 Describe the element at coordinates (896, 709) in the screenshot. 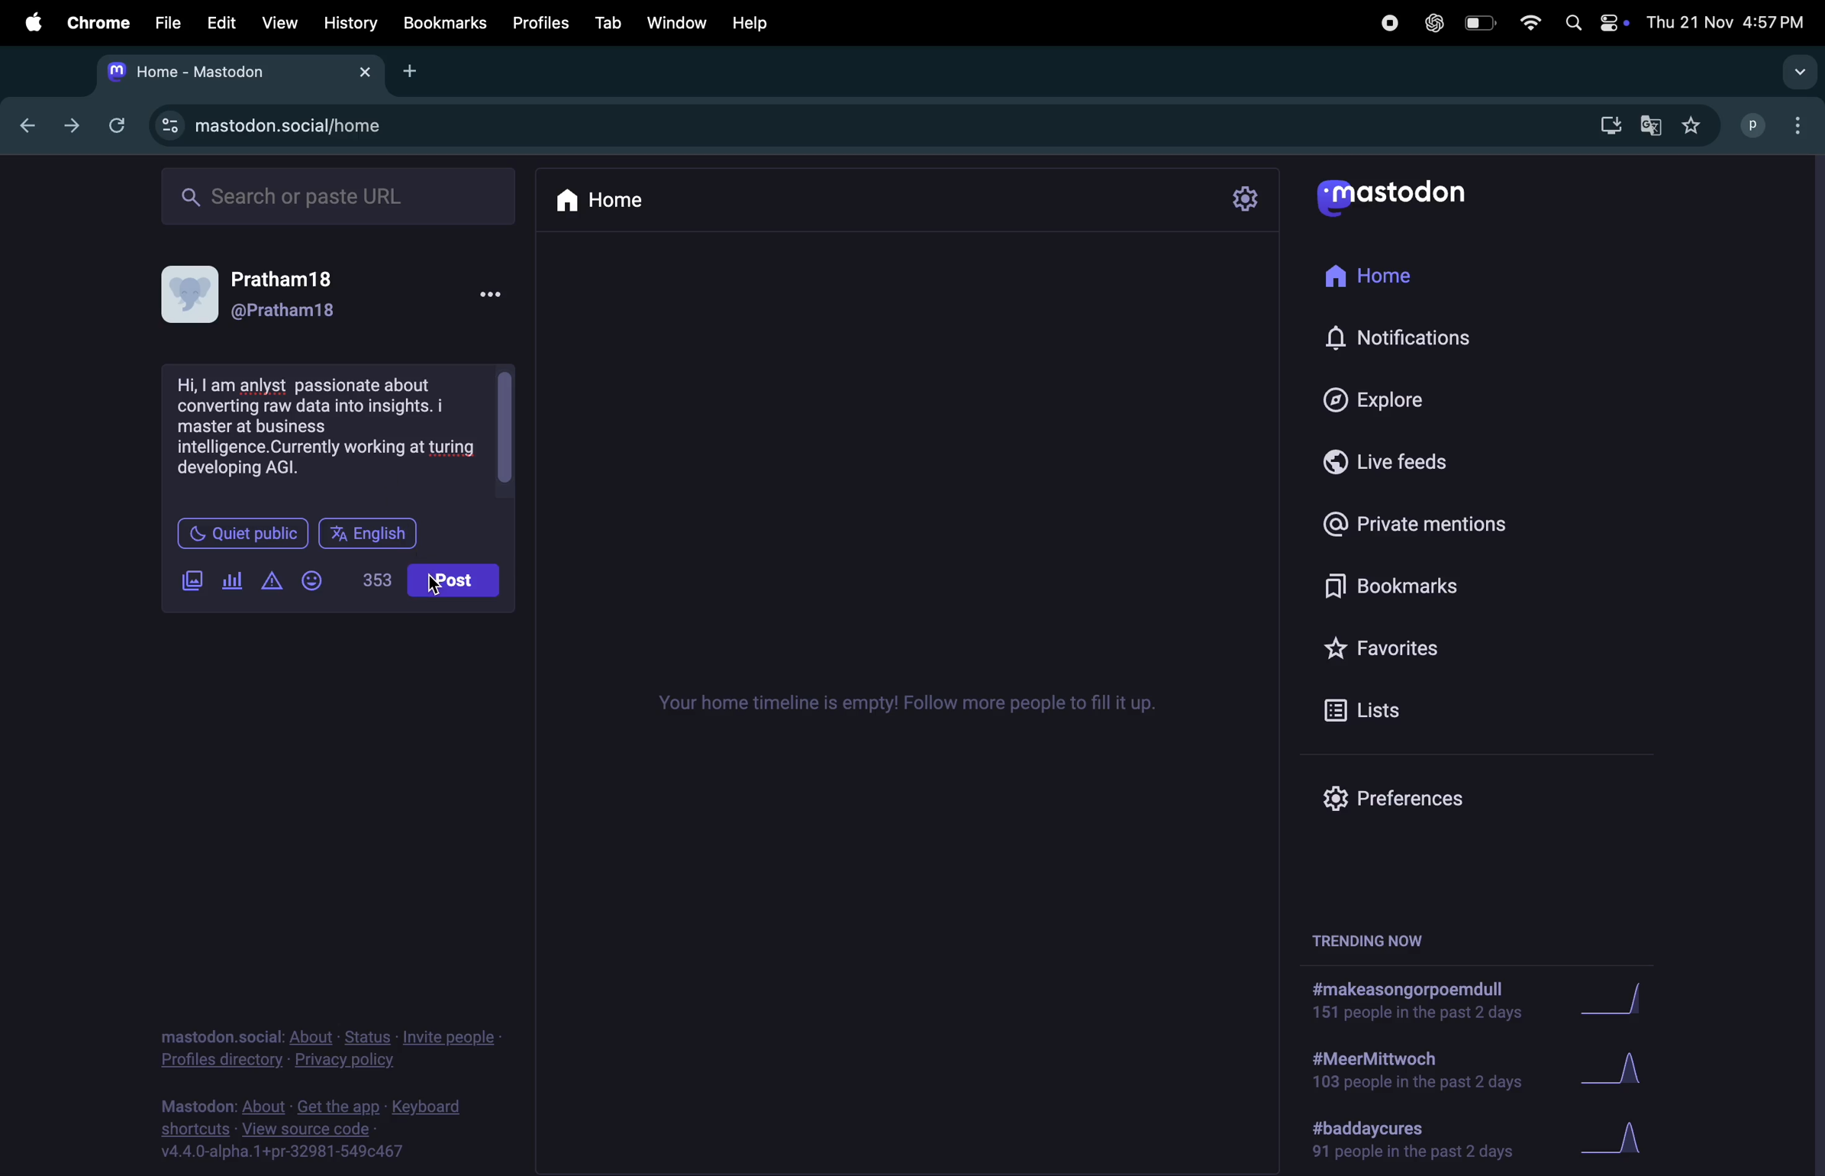

I see `time lines` at that location.